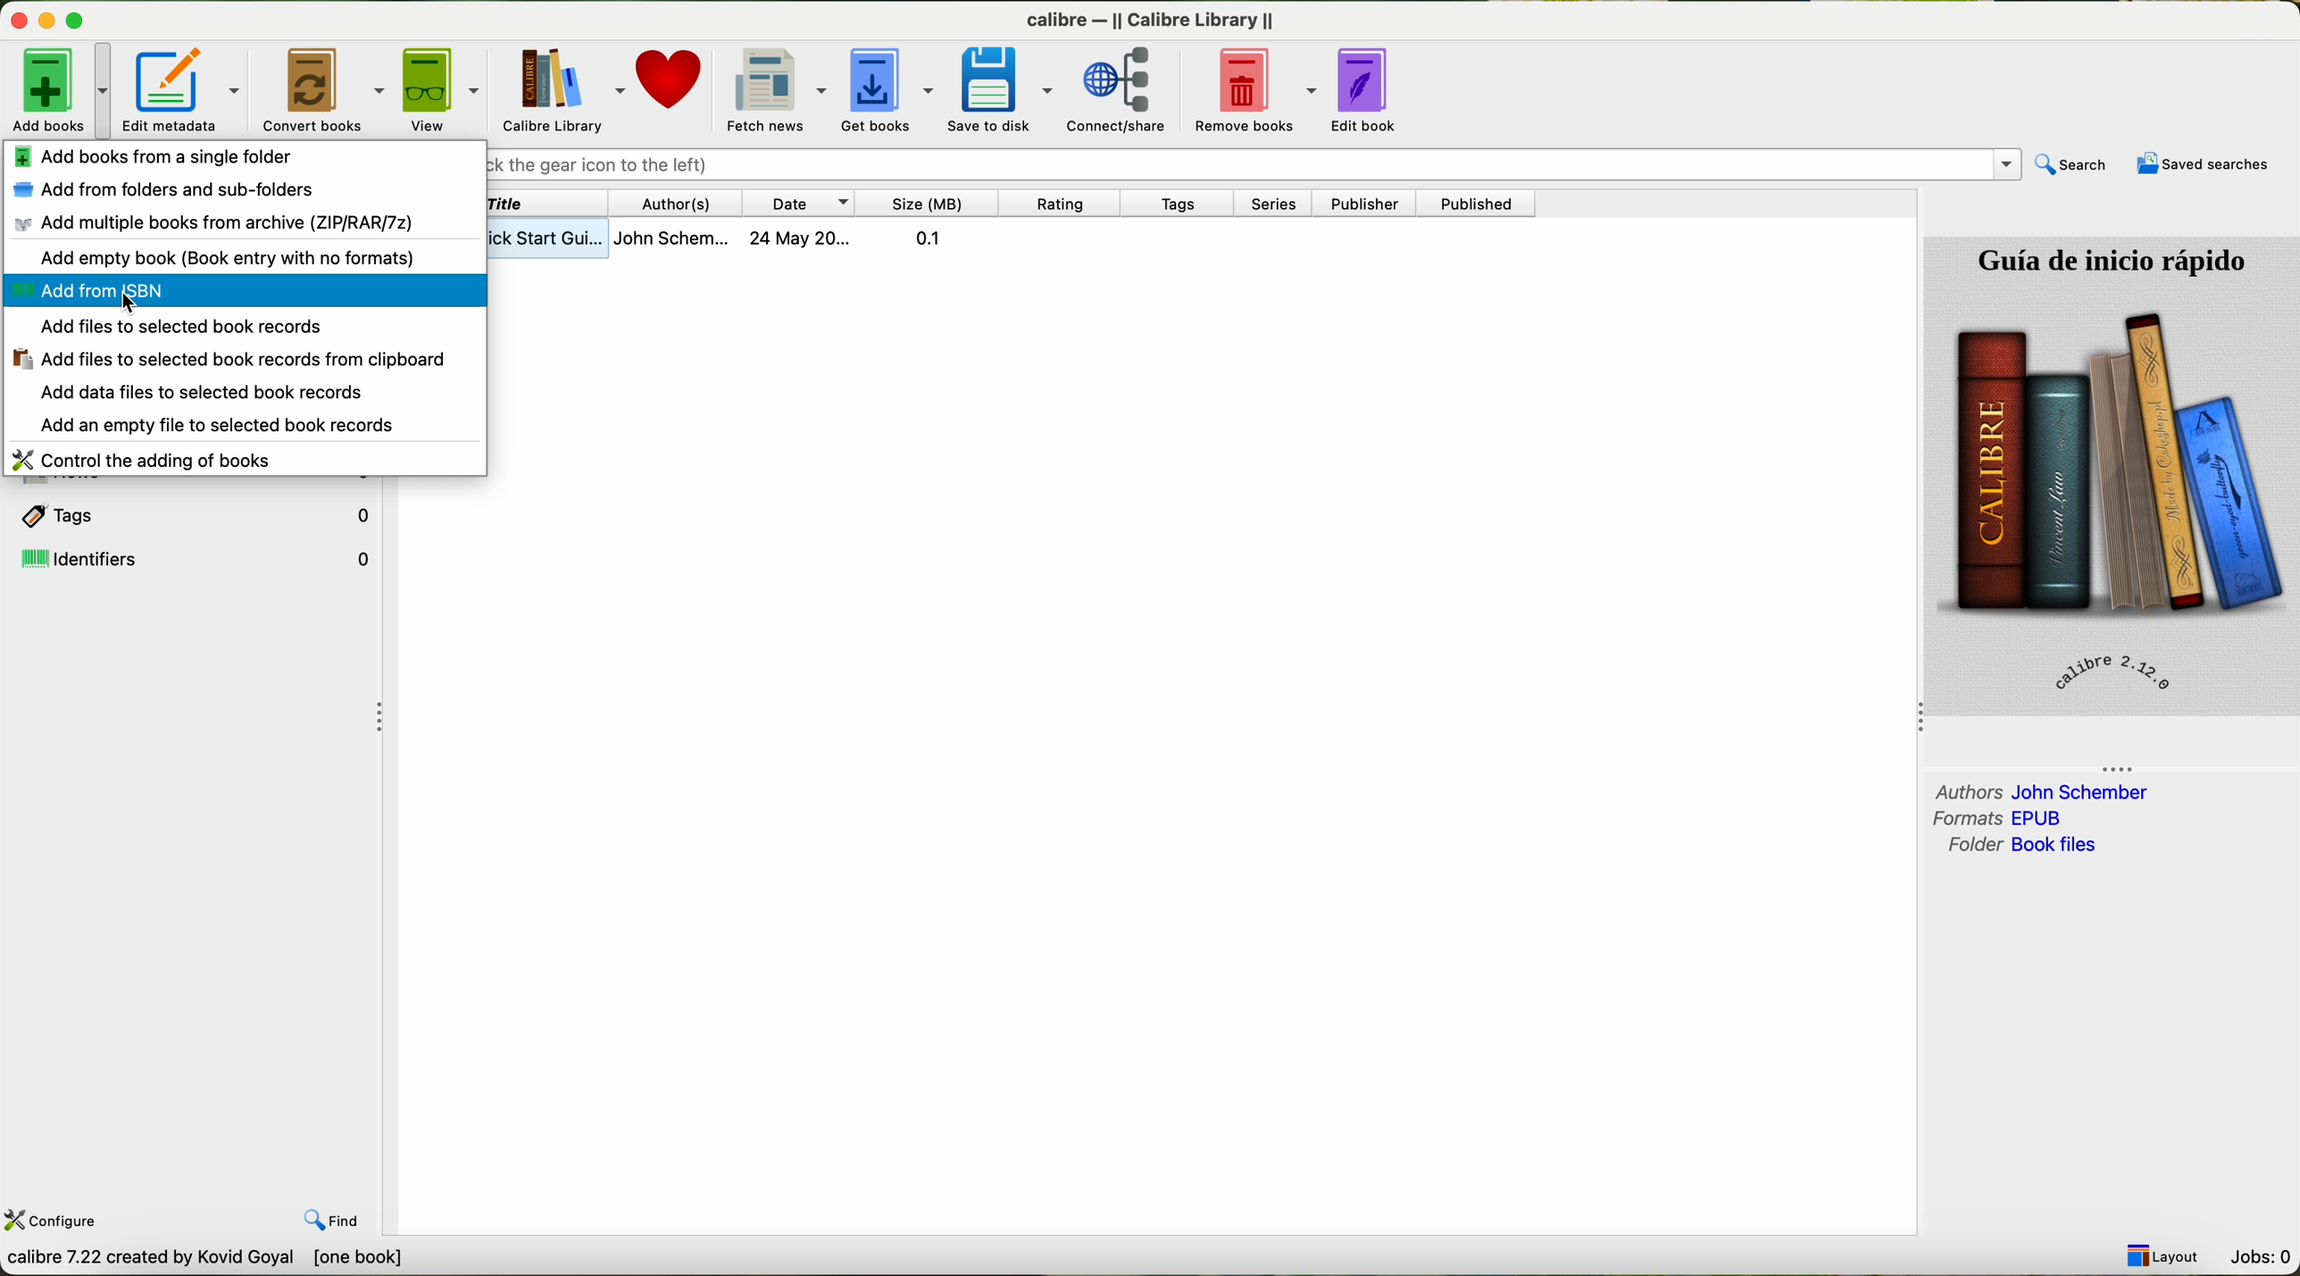  I want to click on add files to selected book records clipboard, so click(226, 358).